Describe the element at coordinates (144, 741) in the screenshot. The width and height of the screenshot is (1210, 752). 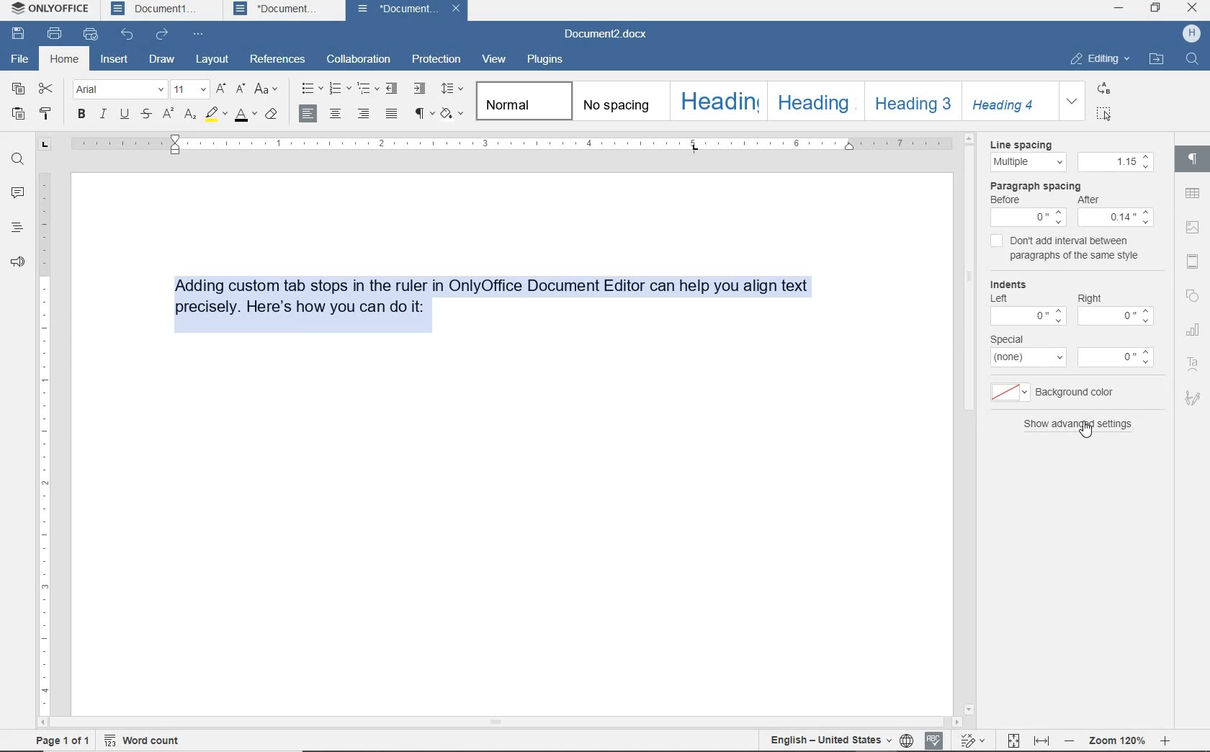
I see `word count` at that location.